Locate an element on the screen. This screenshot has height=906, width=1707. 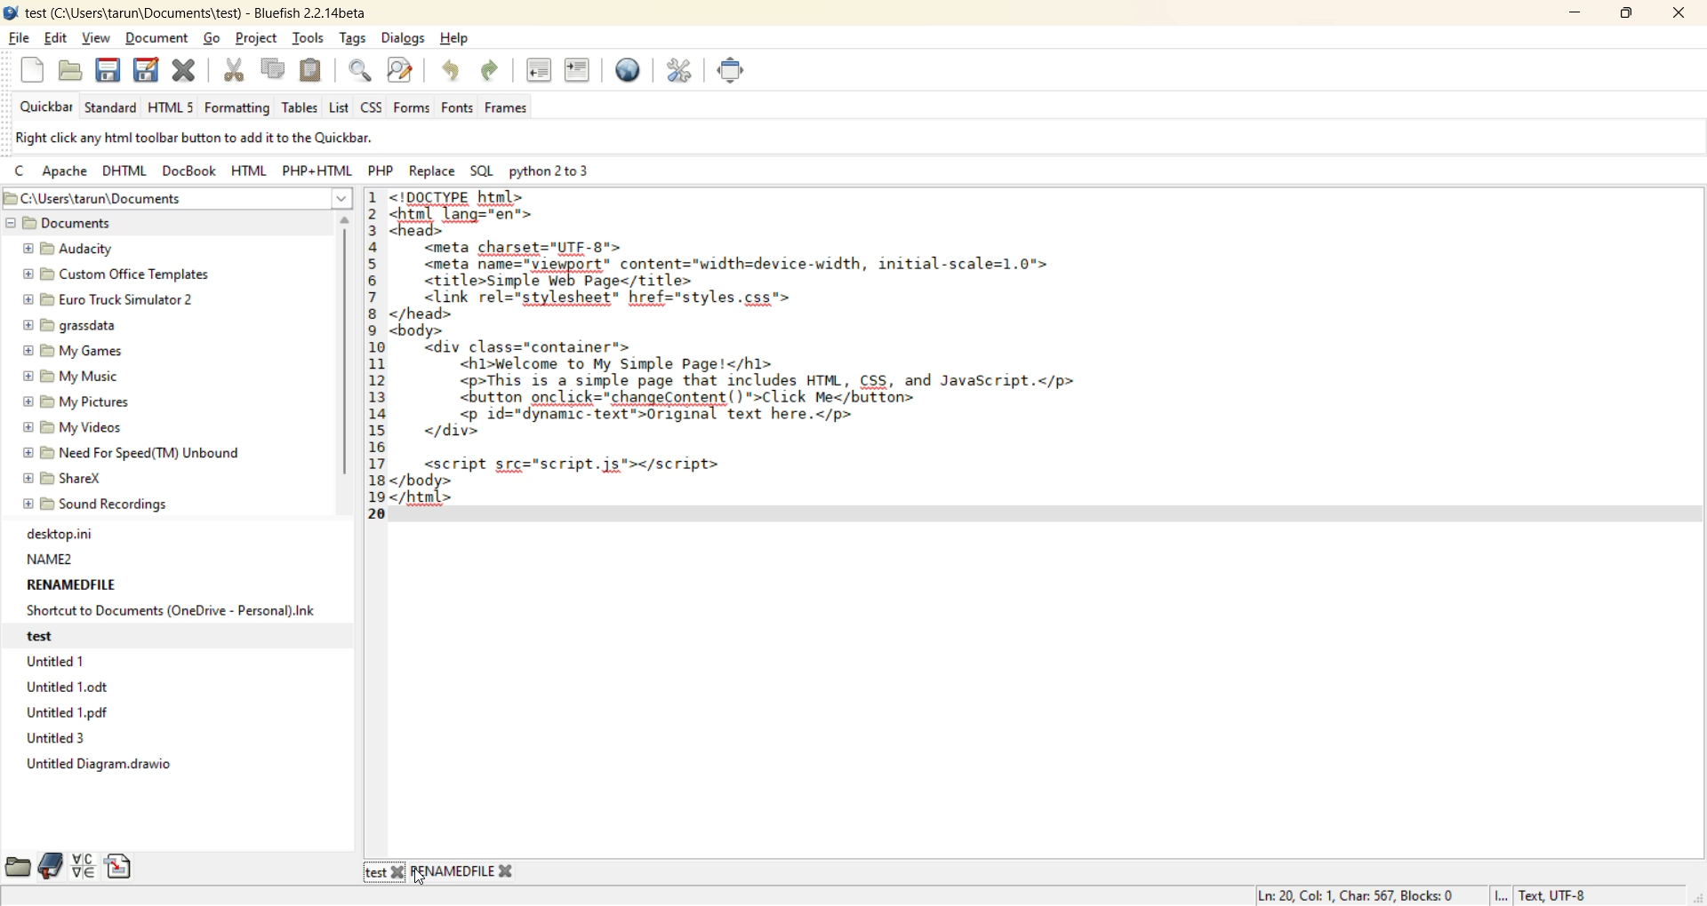
Shortcut to Documents (OneDrive - Personal).Ink is located at coordinates (172, 609).